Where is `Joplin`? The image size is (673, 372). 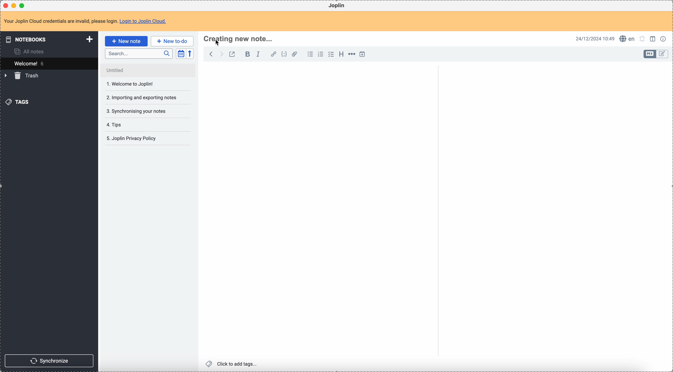 Joplin is located at coordinates (338, 6).